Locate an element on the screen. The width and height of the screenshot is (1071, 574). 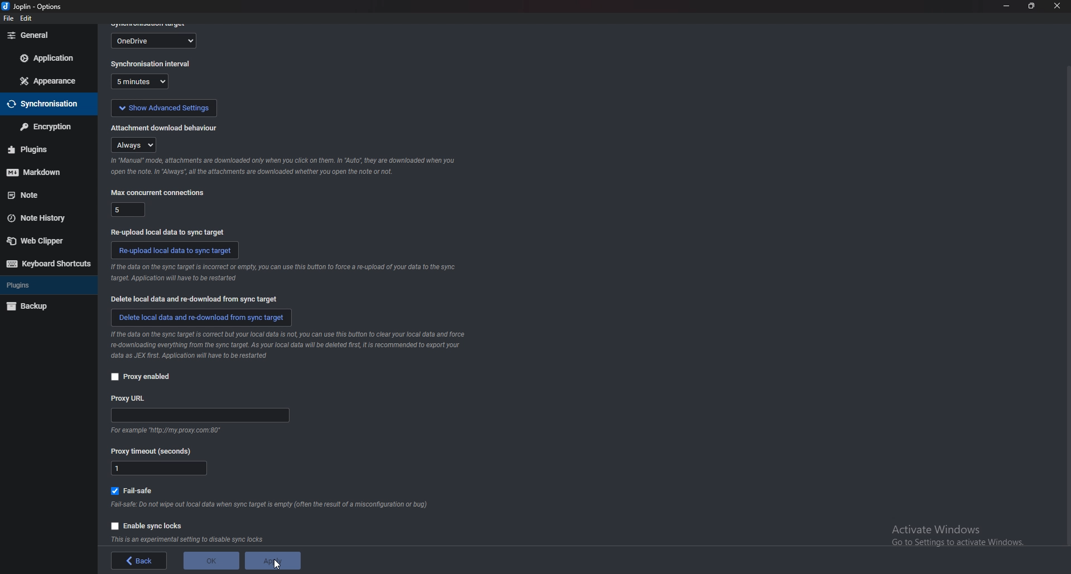
appearance is located at coordinates (50, 80).